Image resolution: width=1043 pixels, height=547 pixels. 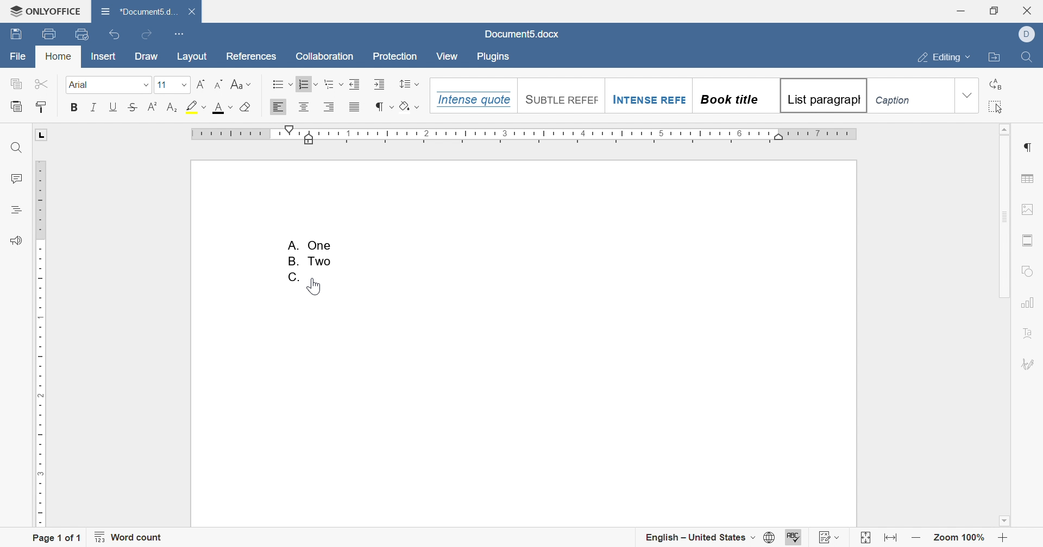 What do you see at coordinates (524, 36) in the screenshot?
I see `document5.docx` at bounding box center [524, 36].